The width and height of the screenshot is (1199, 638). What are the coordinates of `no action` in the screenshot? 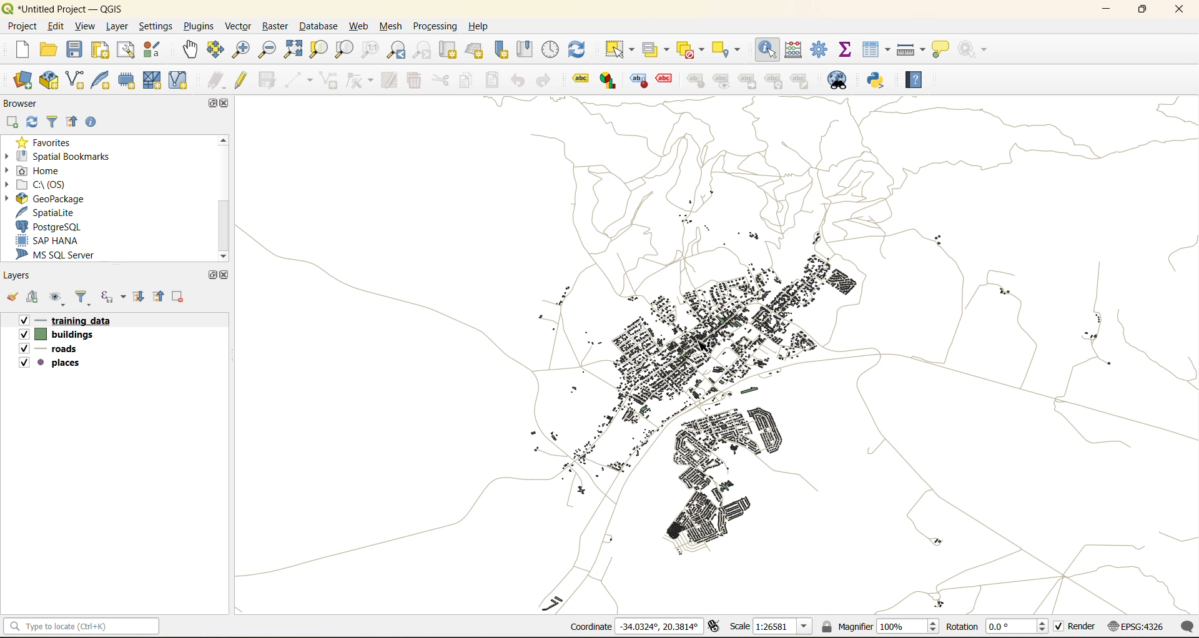 It's located at (974, 49).